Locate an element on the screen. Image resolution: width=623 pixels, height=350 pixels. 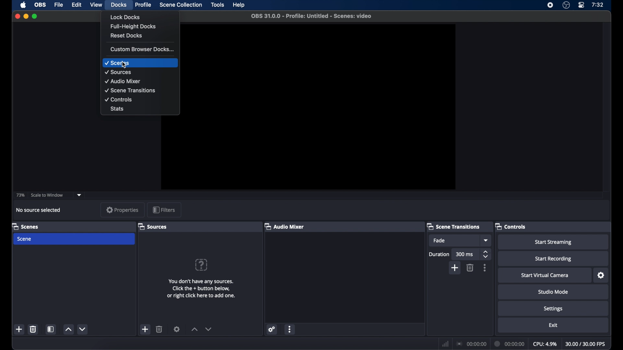
start virtual camera is located at coordinates (544, 275).